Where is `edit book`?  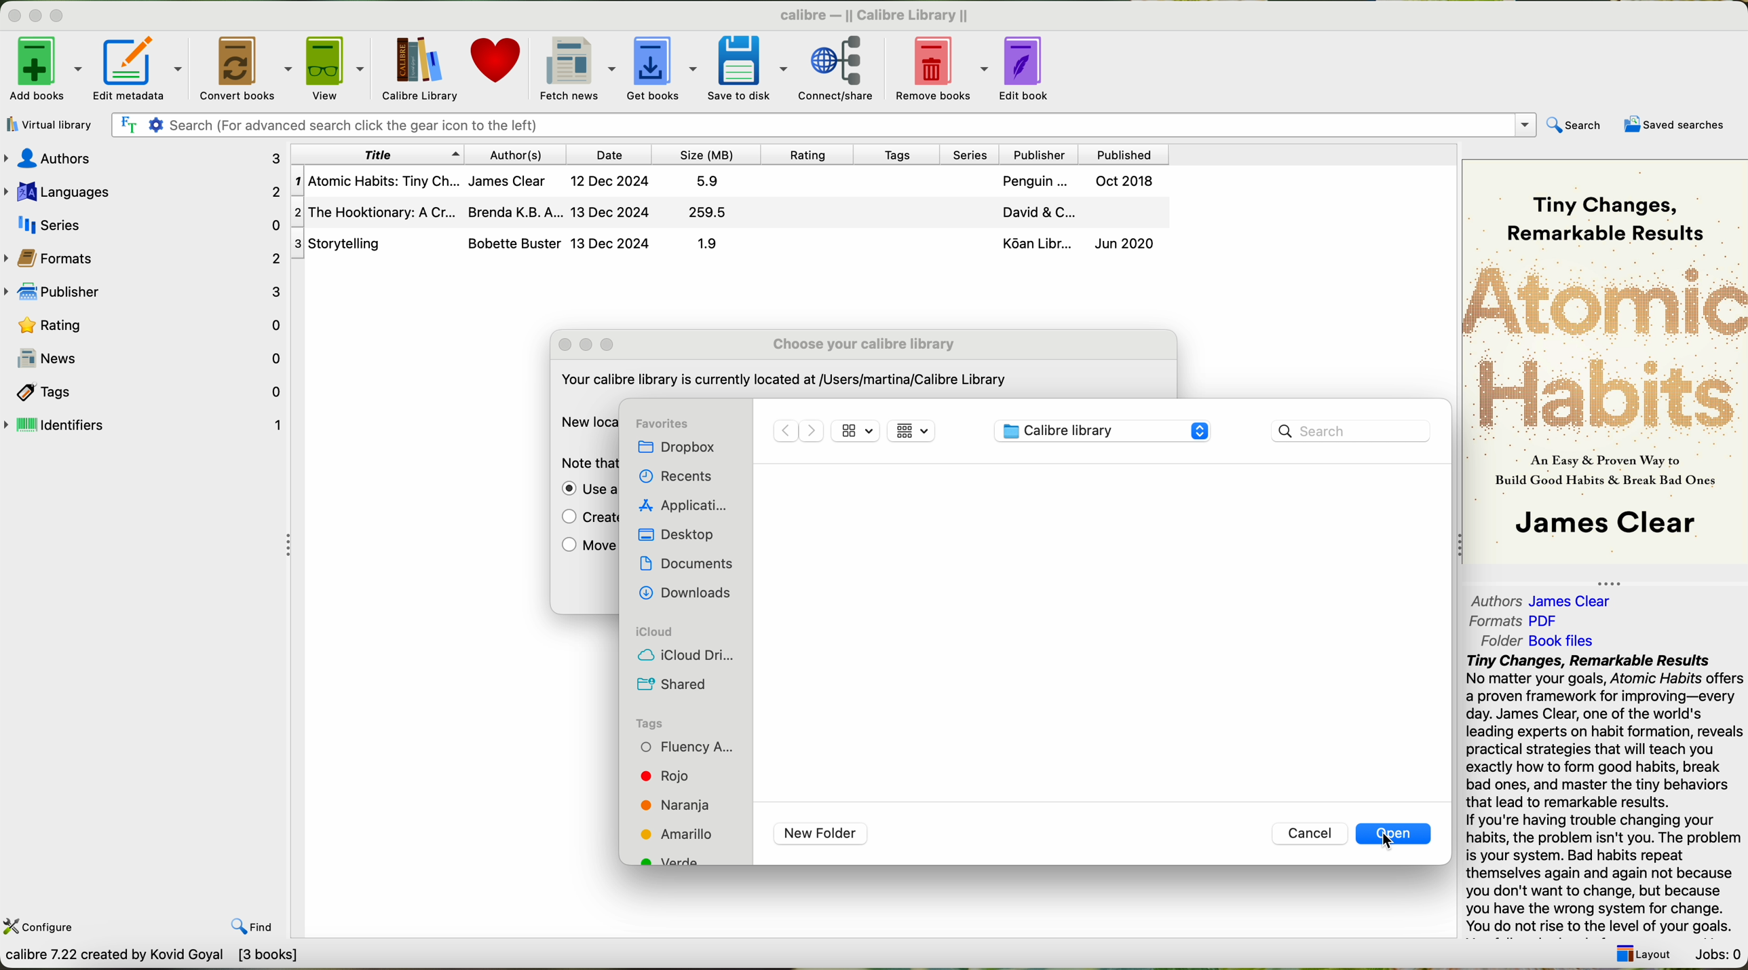
edit book is located at coordinates (1030, 69).